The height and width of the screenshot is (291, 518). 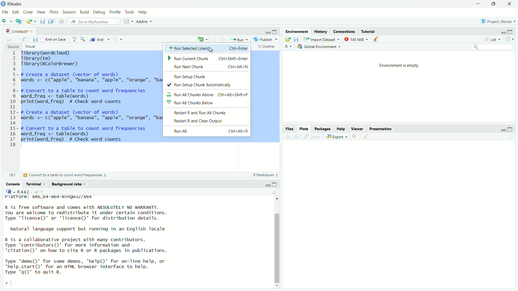 I want to click on R, so click(x=288, y=47).